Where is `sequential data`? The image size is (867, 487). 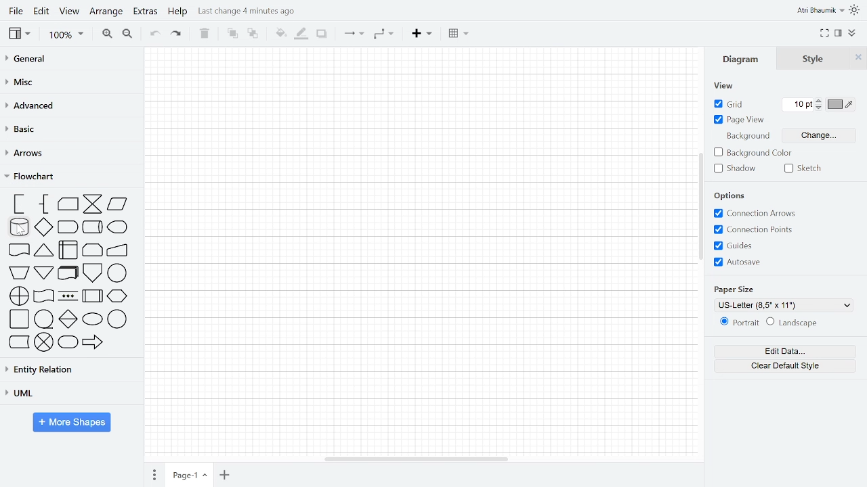 sequential data is located at coordinates (44, 319).